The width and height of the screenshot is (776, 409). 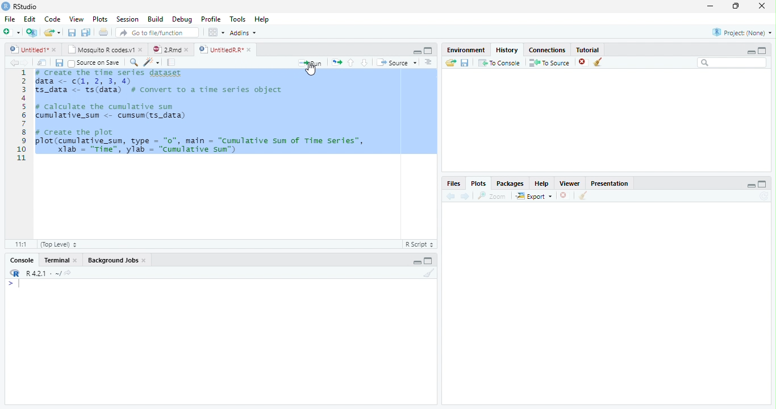 I want to click on Build, so click(x=154, y=20).